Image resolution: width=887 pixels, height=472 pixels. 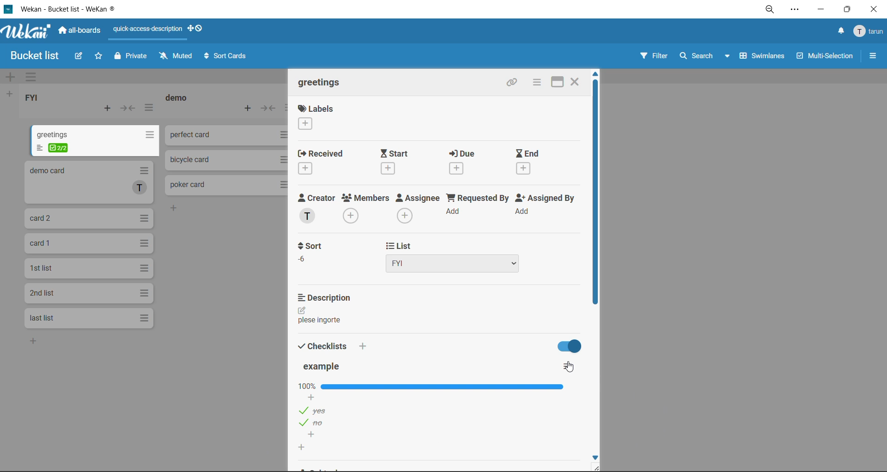 What do you see at coordinates (323, 322) in the screenshot?
I see `text` at bounding box center [323, 322].